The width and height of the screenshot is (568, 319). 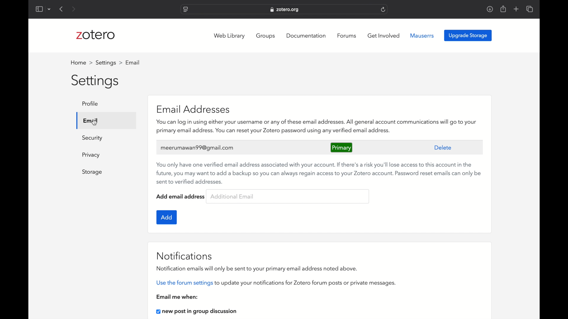 I want to click on use the forum settings to update your notifications for zotero forum posts or private messages, so click(x=276, y=283).